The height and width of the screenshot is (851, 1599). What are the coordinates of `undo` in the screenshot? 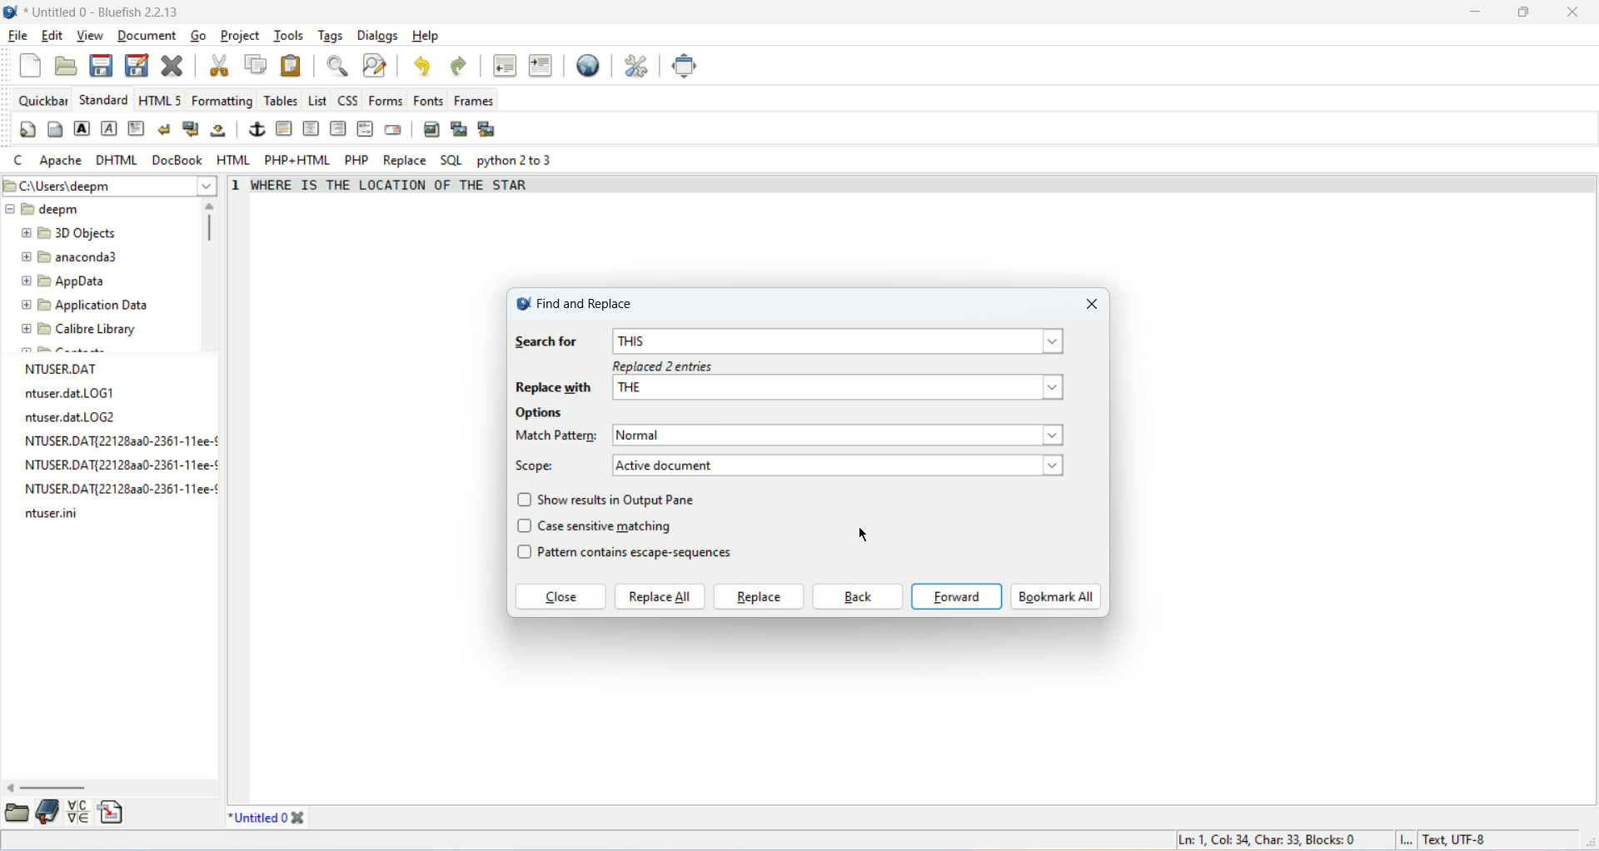 It's located at (421, 66).